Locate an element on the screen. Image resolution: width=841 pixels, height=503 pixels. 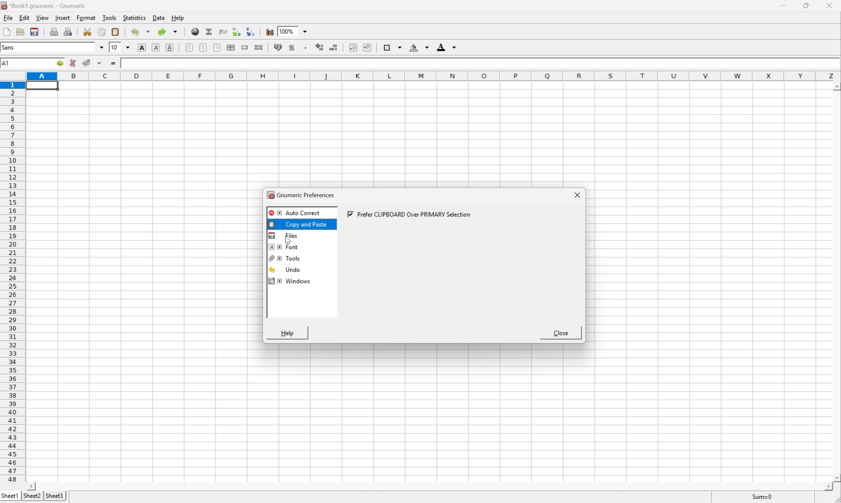
gnumeric preferences is located at coordinates (303, 196).